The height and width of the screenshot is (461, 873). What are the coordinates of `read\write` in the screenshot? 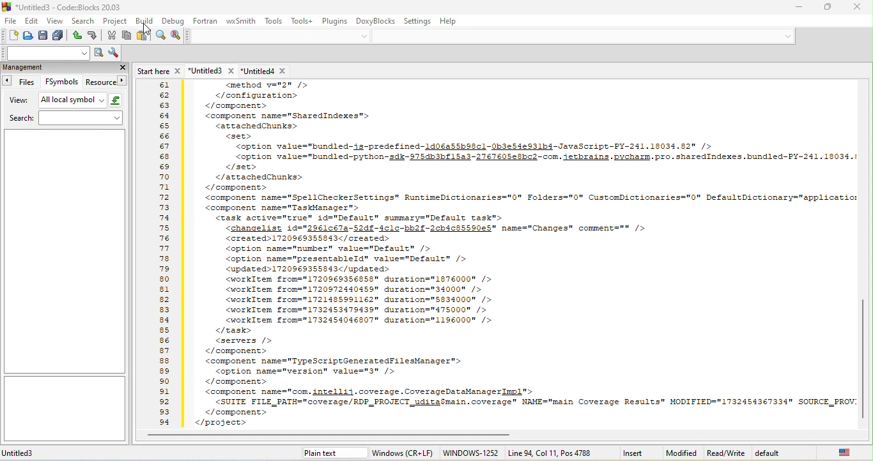 It's located at (726, 452).